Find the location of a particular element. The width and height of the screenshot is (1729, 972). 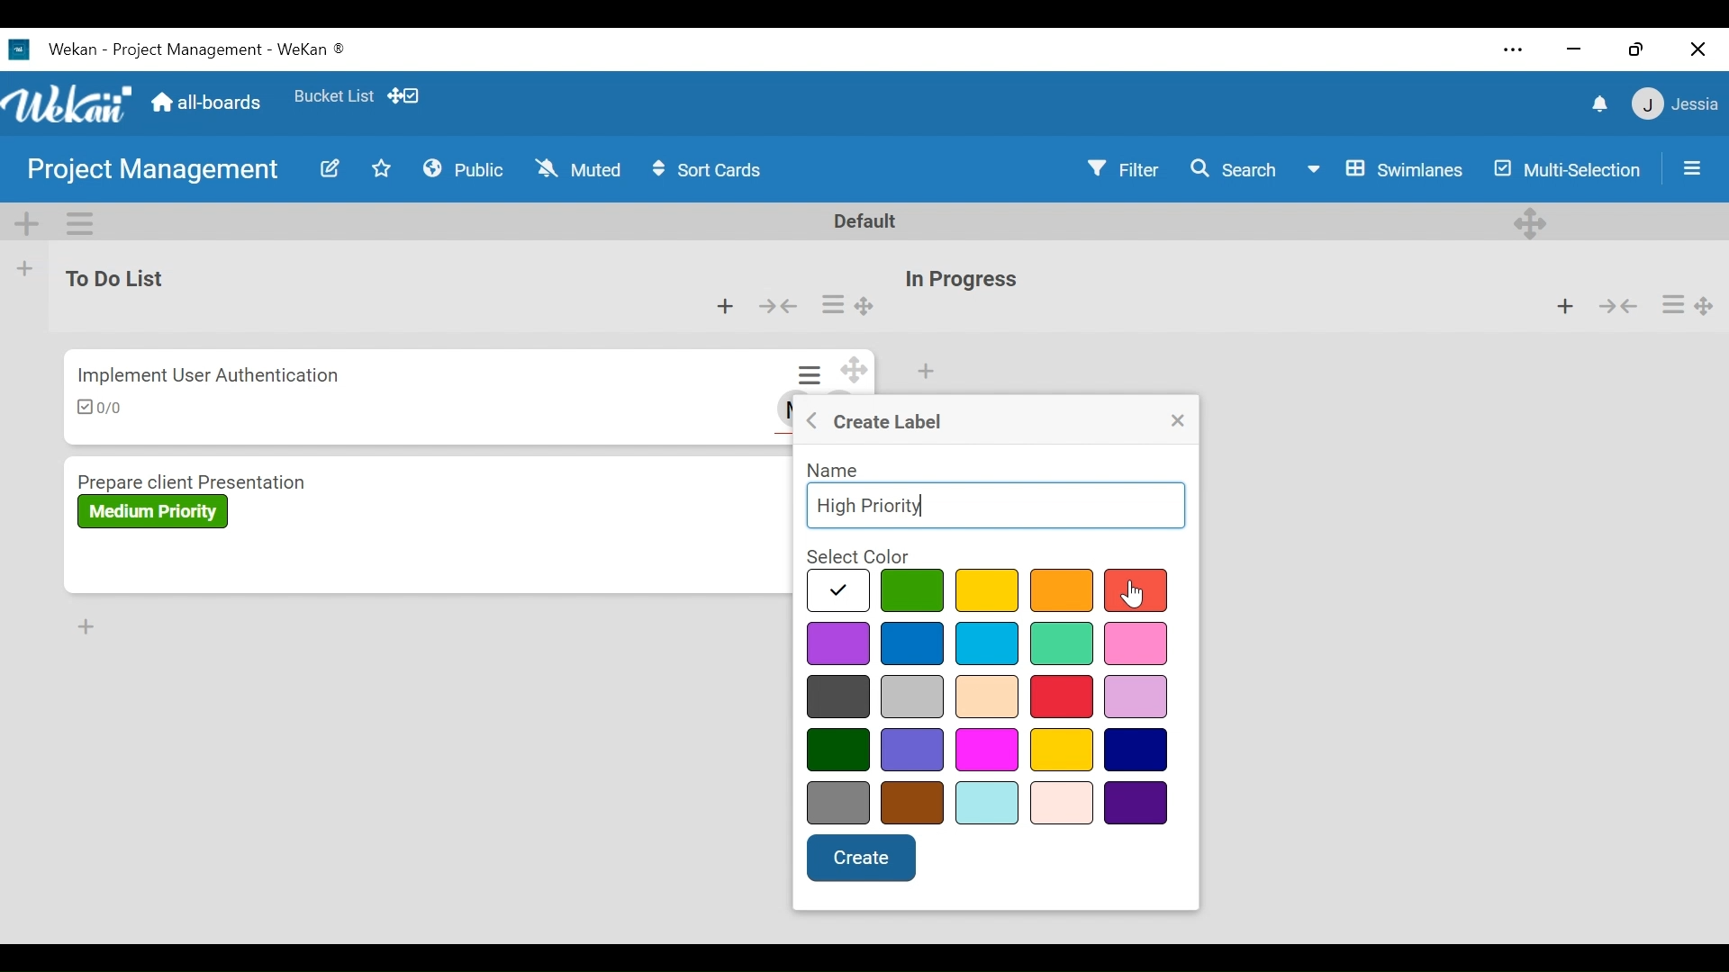

Add card to Bottom of the list is located at coordinates (85, 626).